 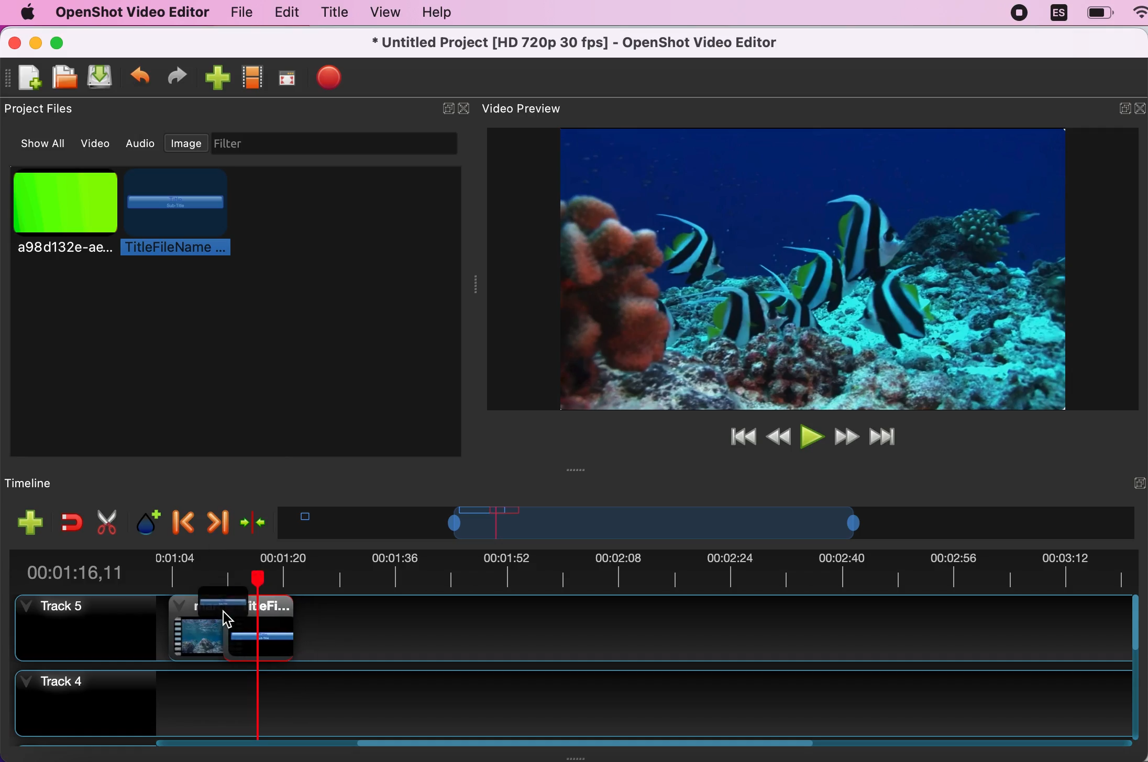 What do you see at coordinates (97, 142) in the screenshot?
I see `video` at bounding box center [97, 142].